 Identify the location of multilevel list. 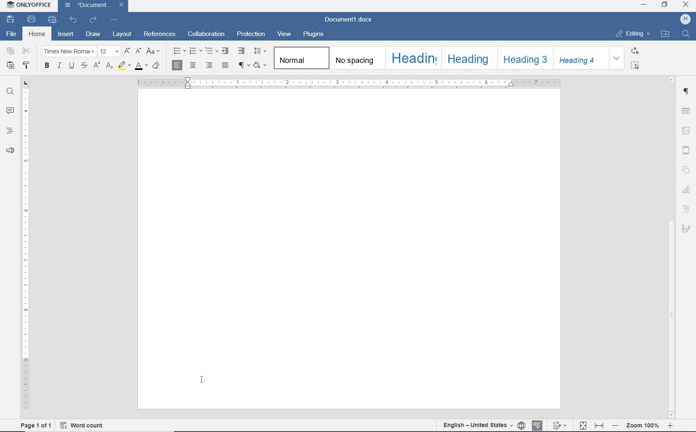
(212, 52).